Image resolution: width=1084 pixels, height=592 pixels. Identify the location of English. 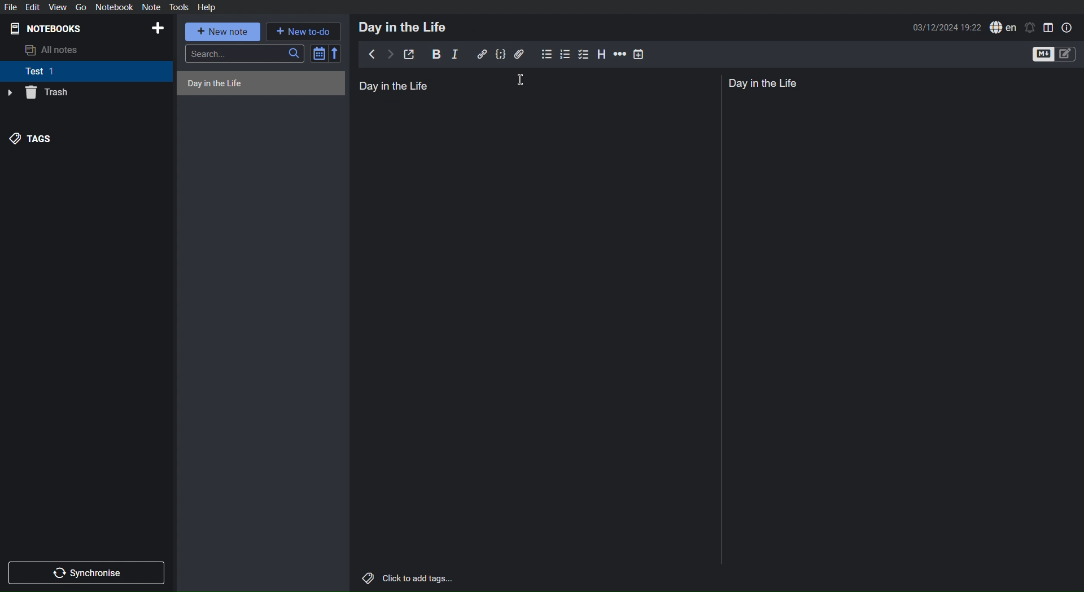
(1003, 28).